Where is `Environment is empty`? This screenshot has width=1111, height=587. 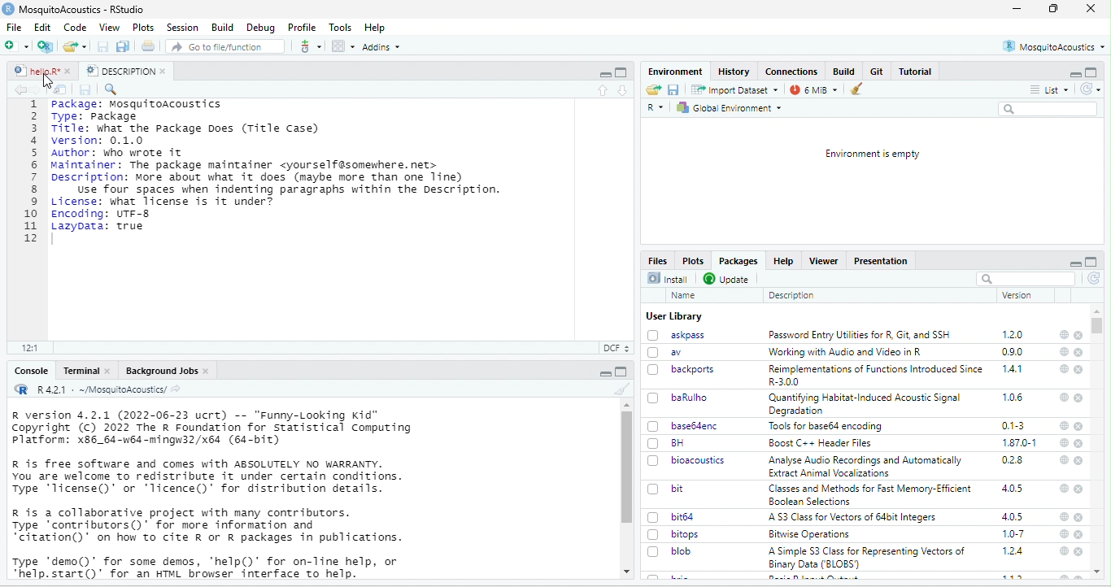
Environment is empty is located at coordinates (872, 154).